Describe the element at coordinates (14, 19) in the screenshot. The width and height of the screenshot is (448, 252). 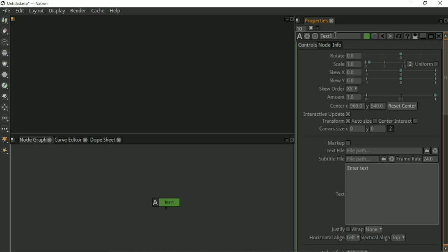
I see `Script name` at that location.